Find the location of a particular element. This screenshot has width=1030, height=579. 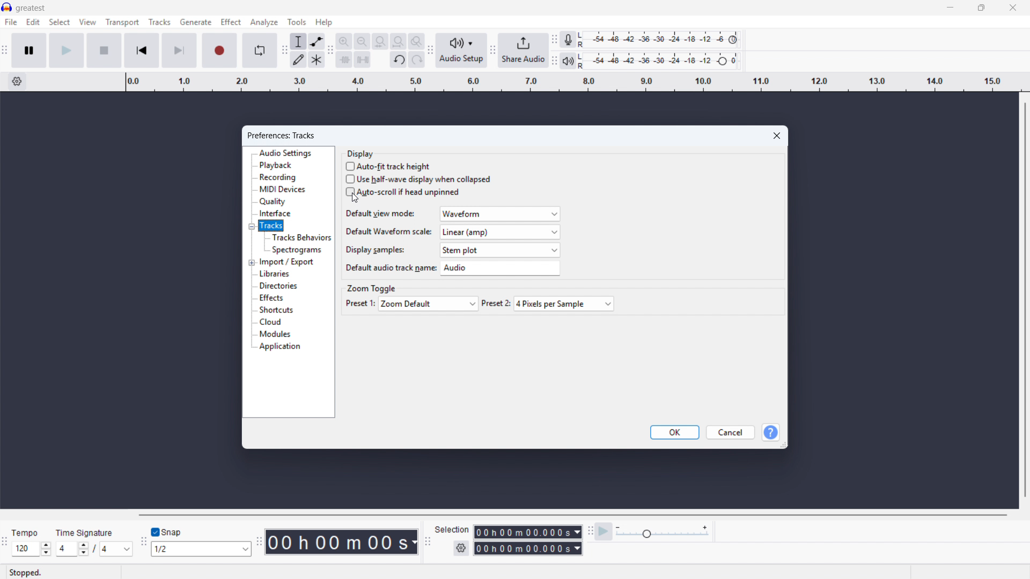

Zoom toggle  is located at coordinates (372, 289).